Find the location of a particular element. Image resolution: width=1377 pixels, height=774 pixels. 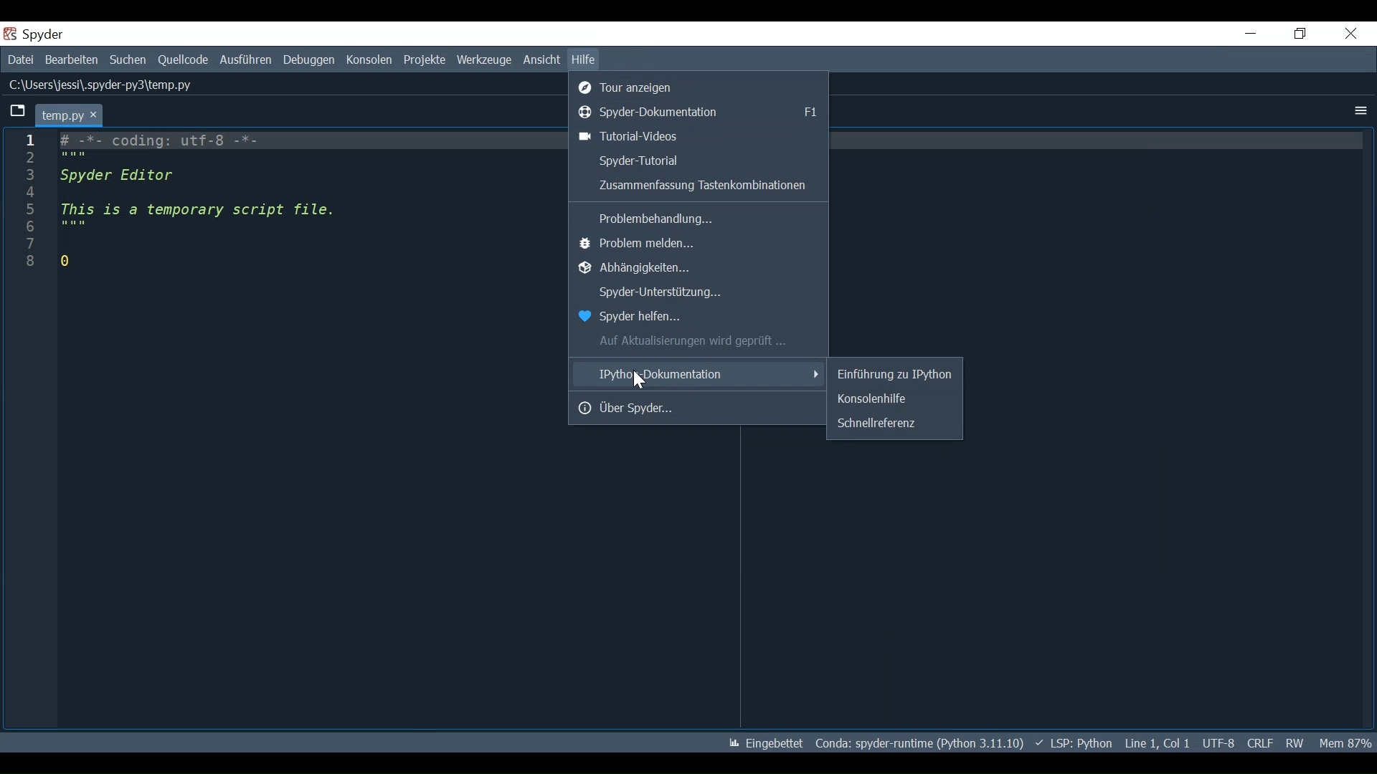

Spyder Desktop Icon is located at coordinates (11, 34).